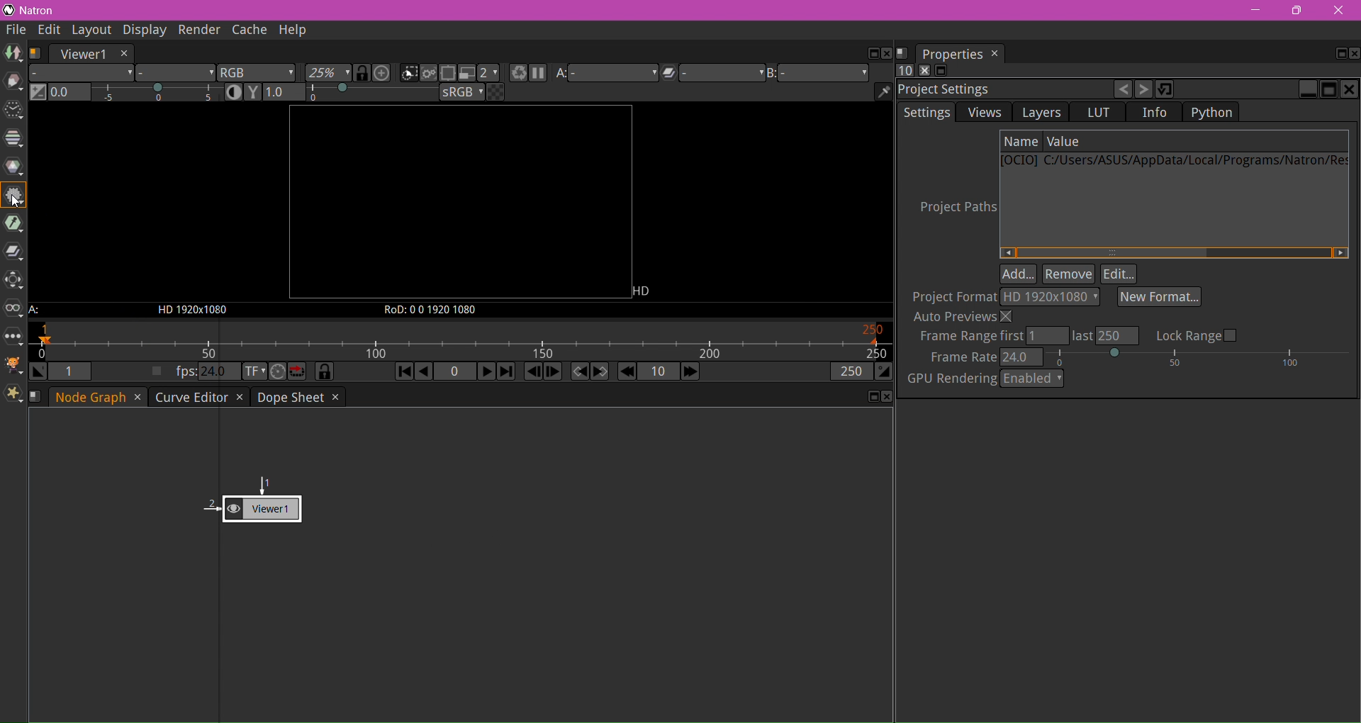 The image size is (1361, 723). Describe the element at coordinates (294, 30) in the screenshot. I see `Help` at that location.